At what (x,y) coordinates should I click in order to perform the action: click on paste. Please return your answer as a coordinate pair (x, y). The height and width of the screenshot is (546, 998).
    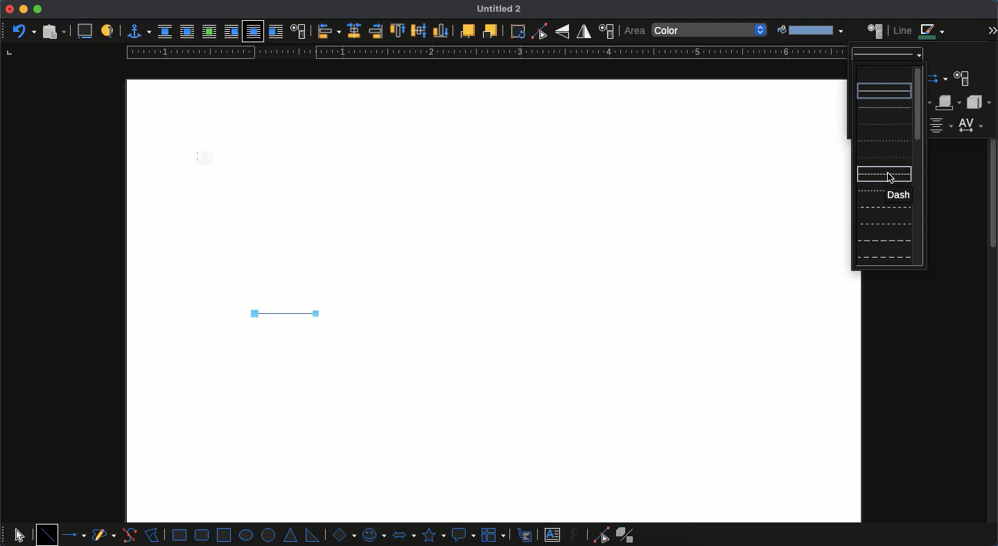
    Looking at the image, I should click on (53, 31).